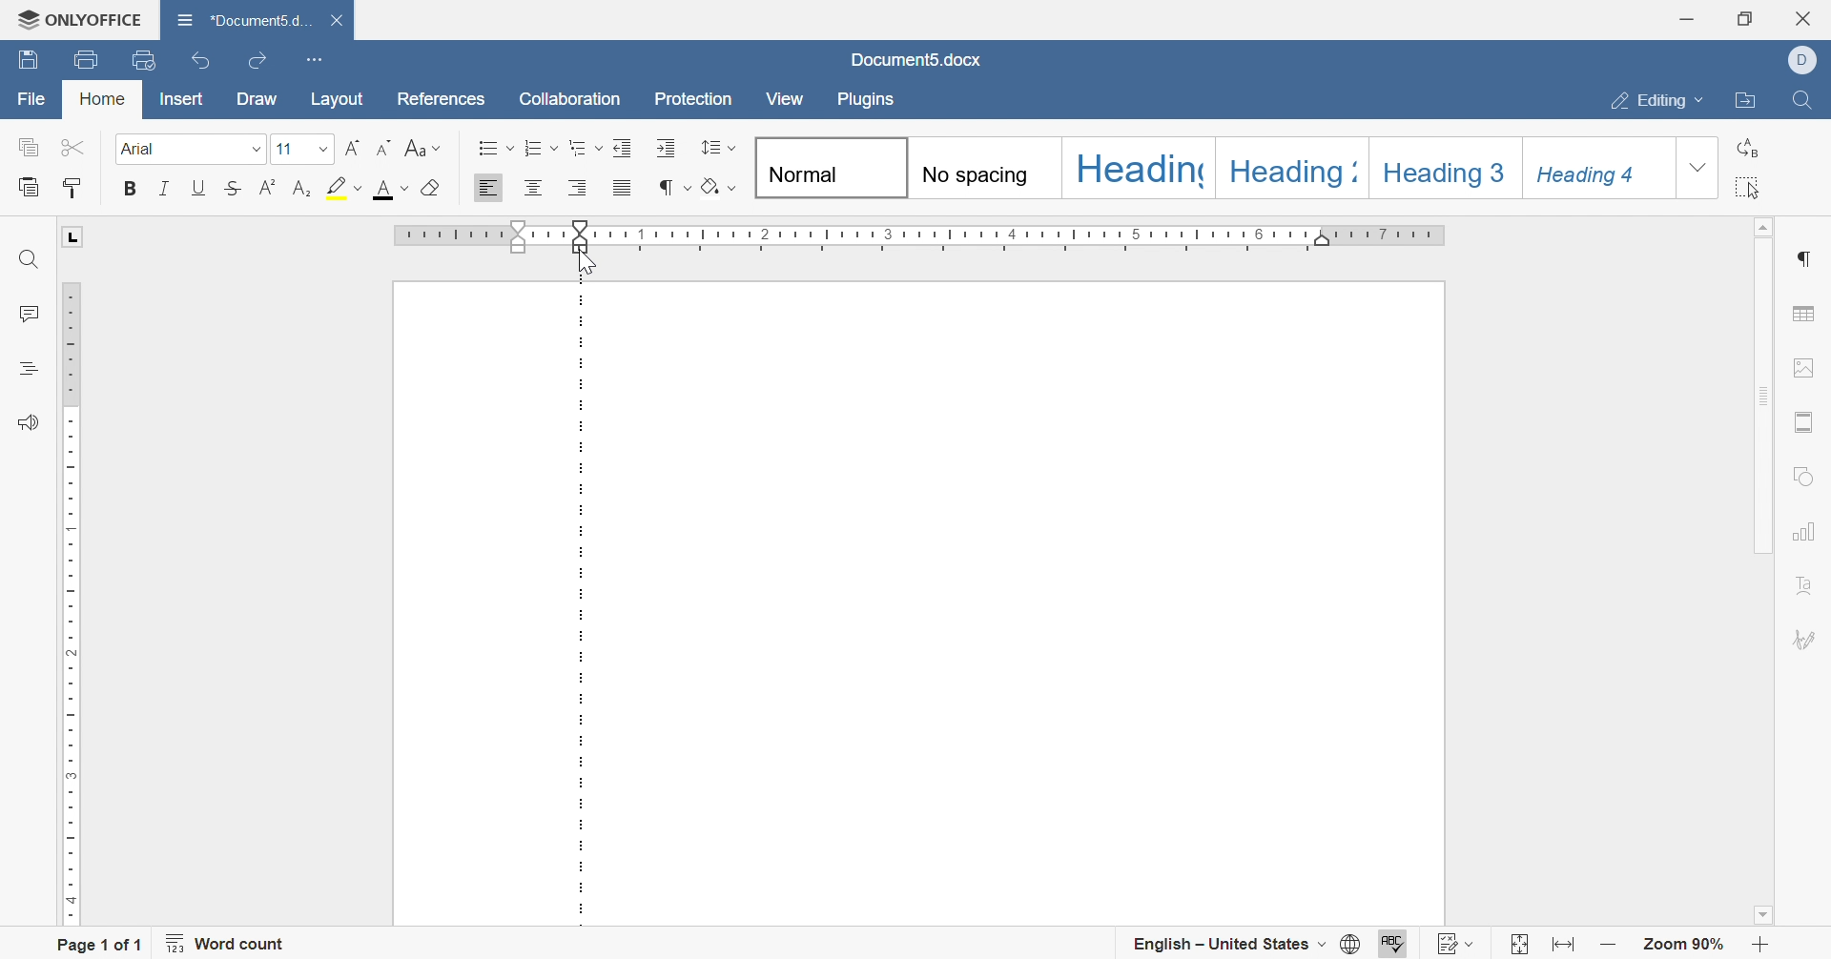  Describe the element at coordinates (27, 424) in the screenshot. I see `feedback and support` at that location.